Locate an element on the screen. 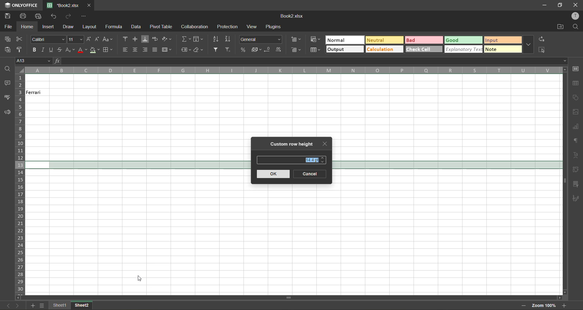  insert is located at coordinates (49, 26).